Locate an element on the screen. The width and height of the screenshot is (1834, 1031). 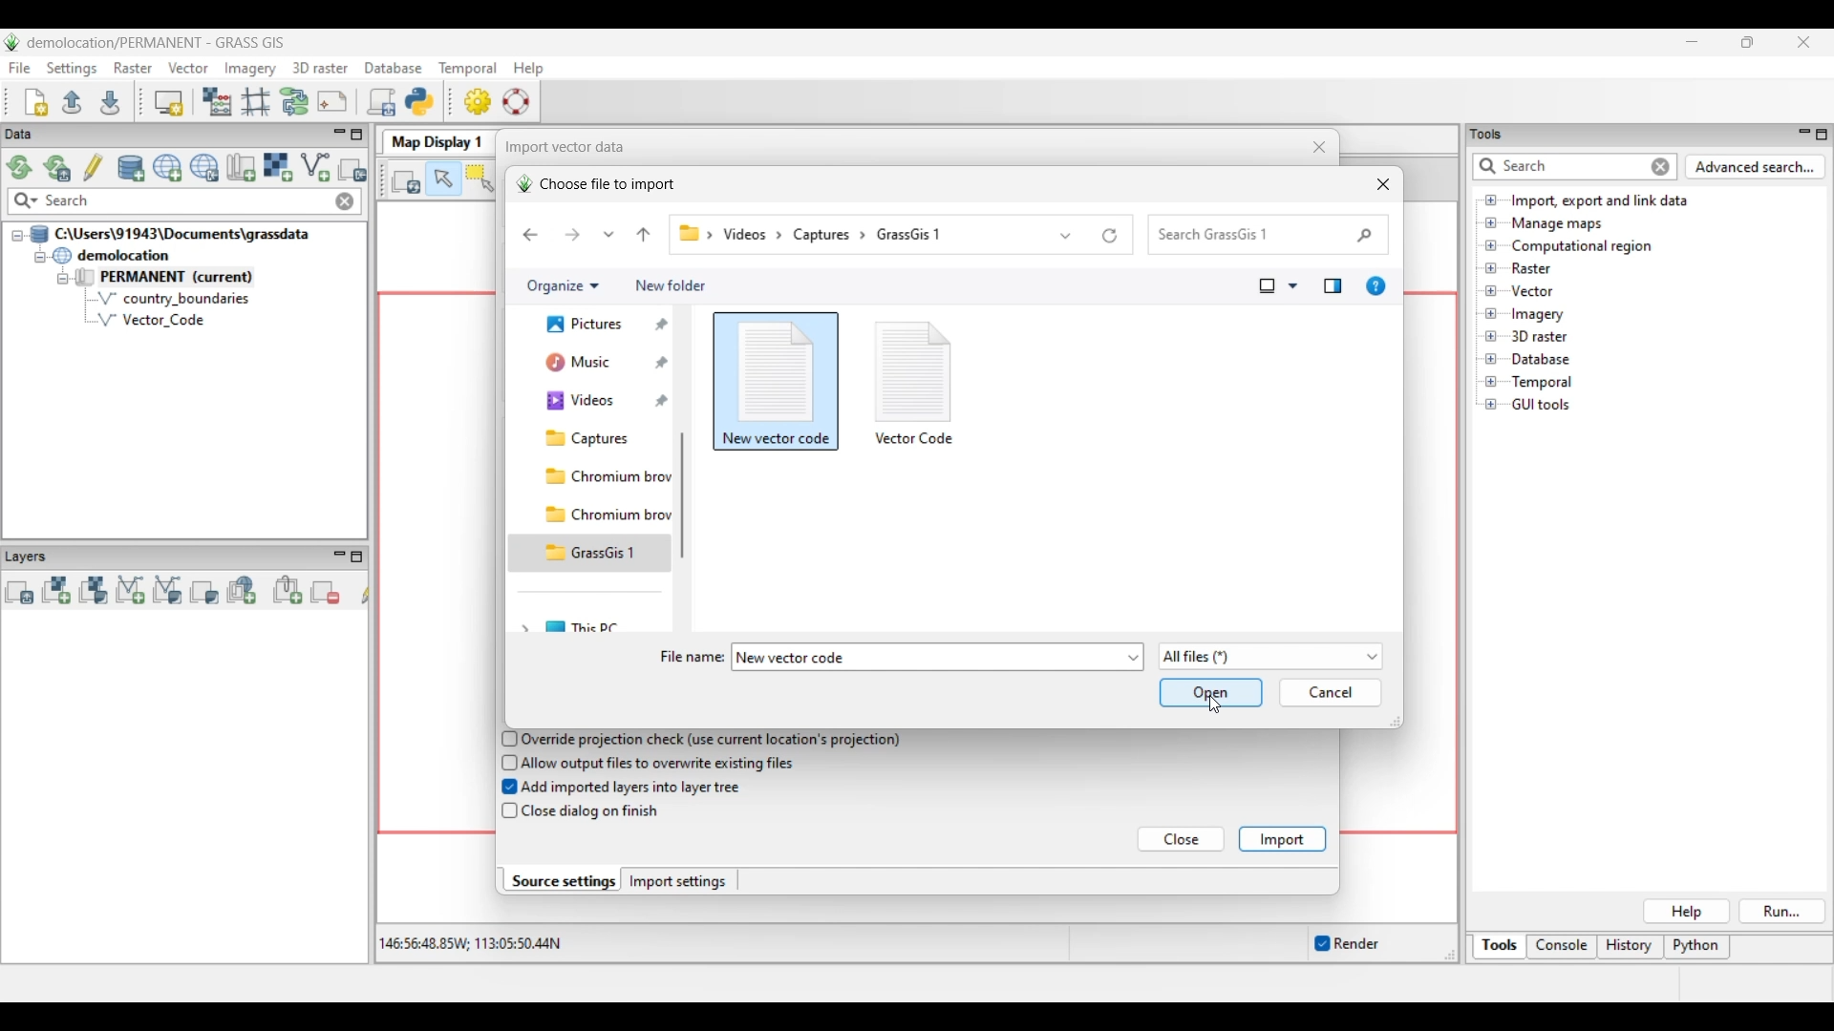
Add raster map layer is located at coordinates (56, 590).